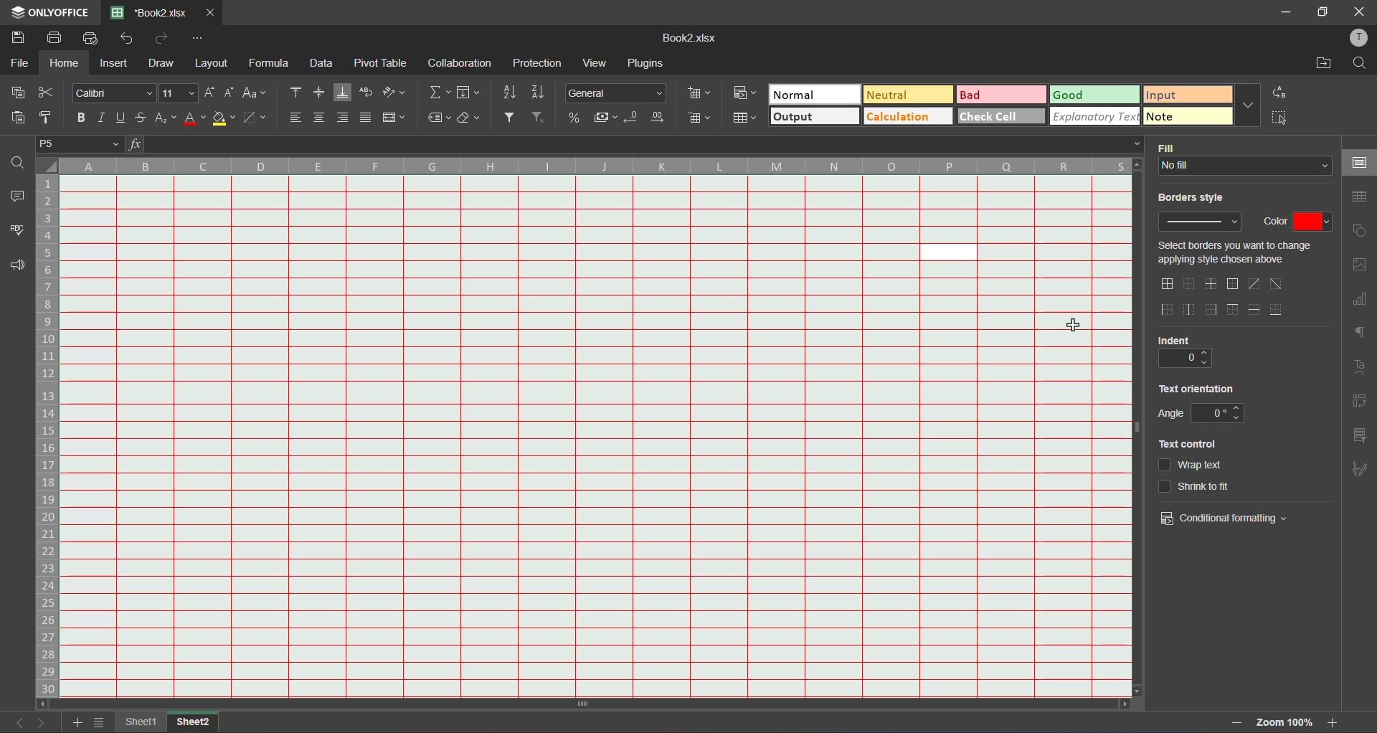  What do you see at coordinates (813, 93) in the screenshot?
I see `normal` at bounding box center [813, 93].